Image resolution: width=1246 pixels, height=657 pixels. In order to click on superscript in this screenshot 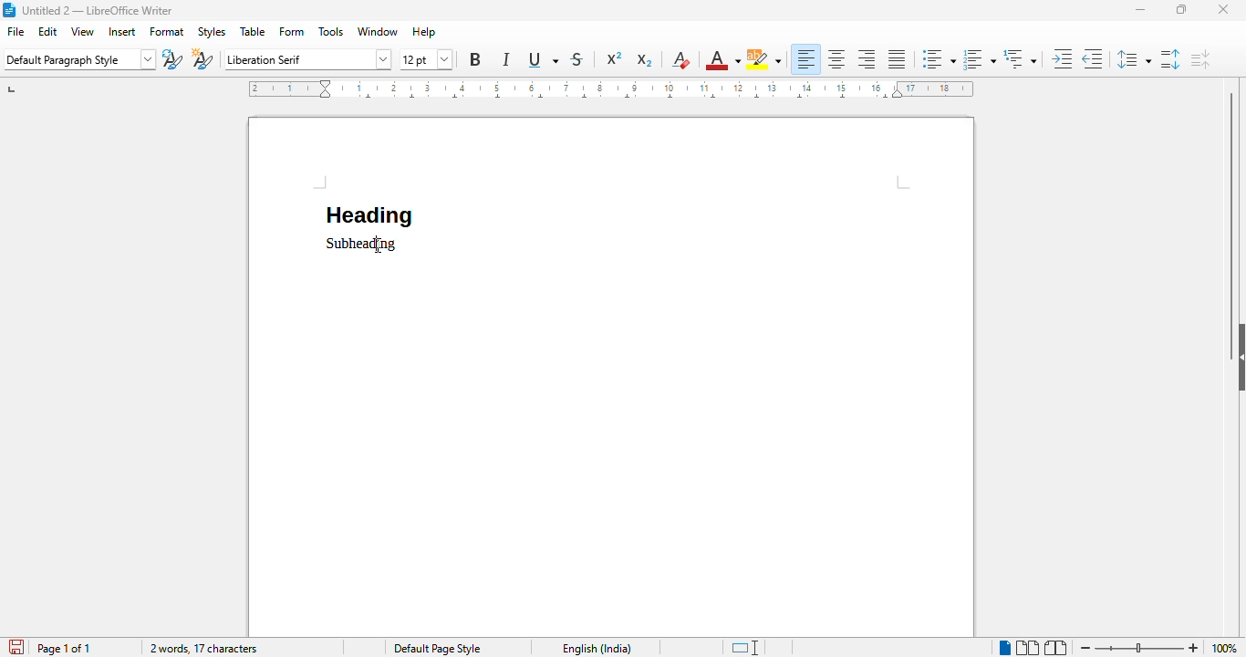, I will do `click(615, 57)`.